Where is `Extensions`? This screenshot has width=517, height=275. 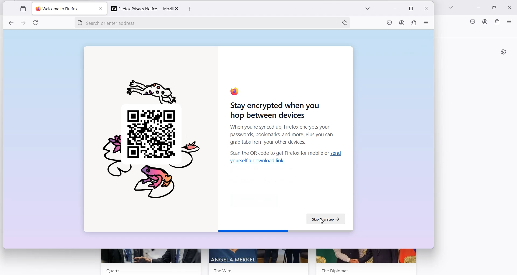
Extensions is located at coordinates (497, 22).